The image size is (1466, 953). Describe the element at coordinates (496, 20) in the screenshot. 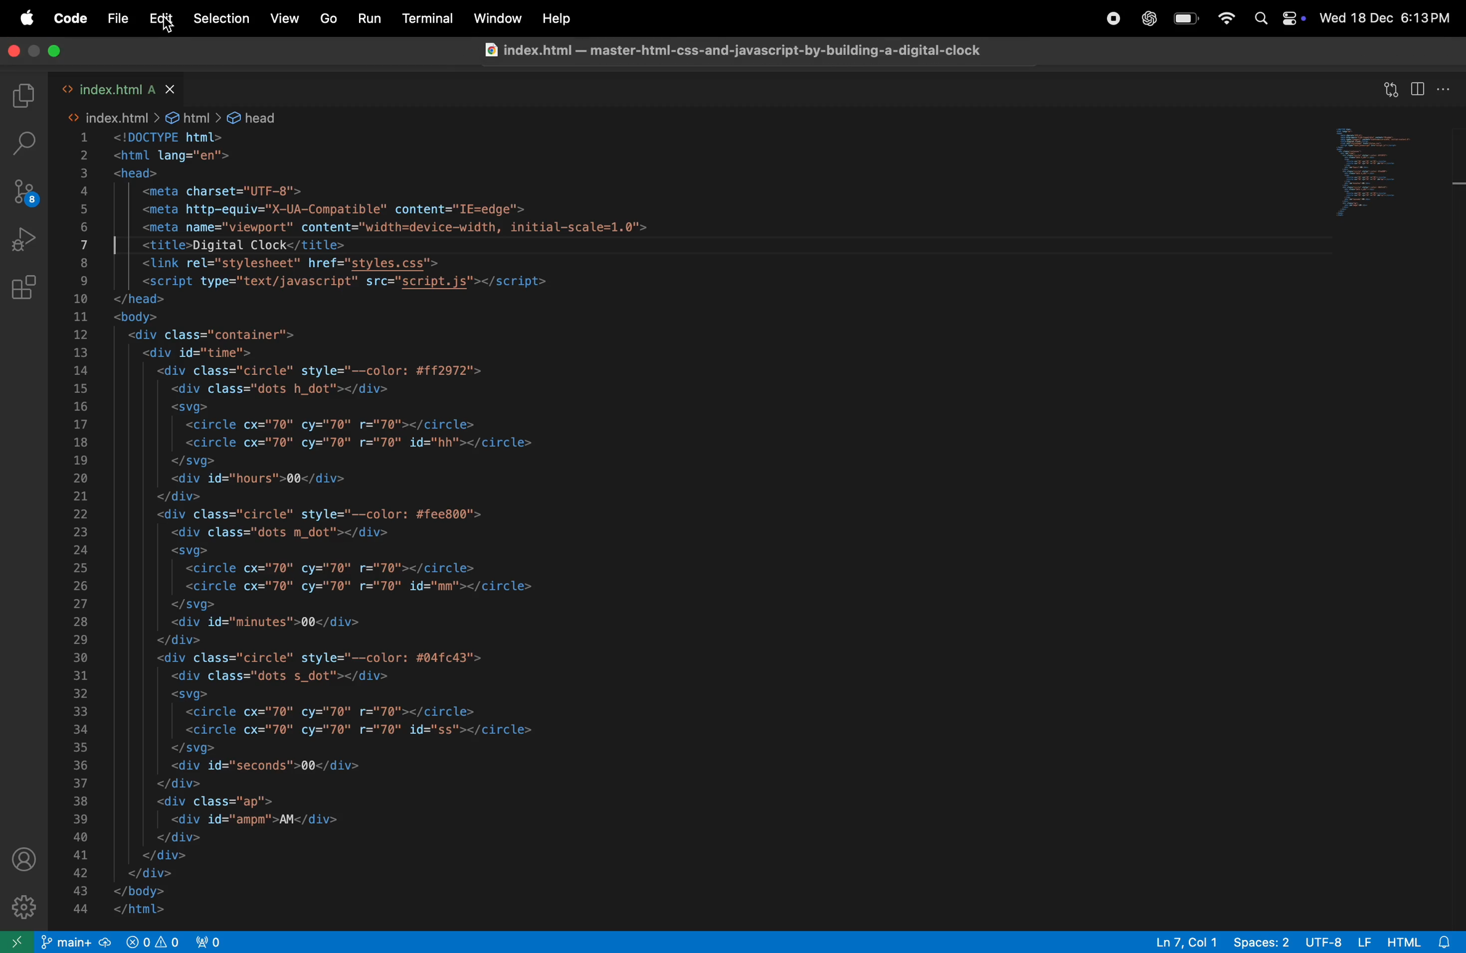

I see `window` at that location.